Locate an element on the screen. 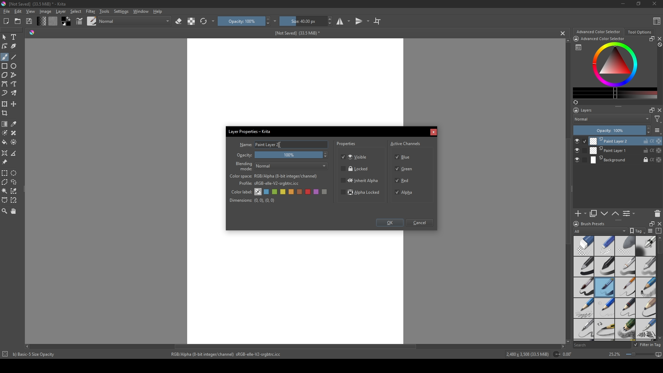 This screenshot has width=663, height=373. close is located at coordinates (659, 39).